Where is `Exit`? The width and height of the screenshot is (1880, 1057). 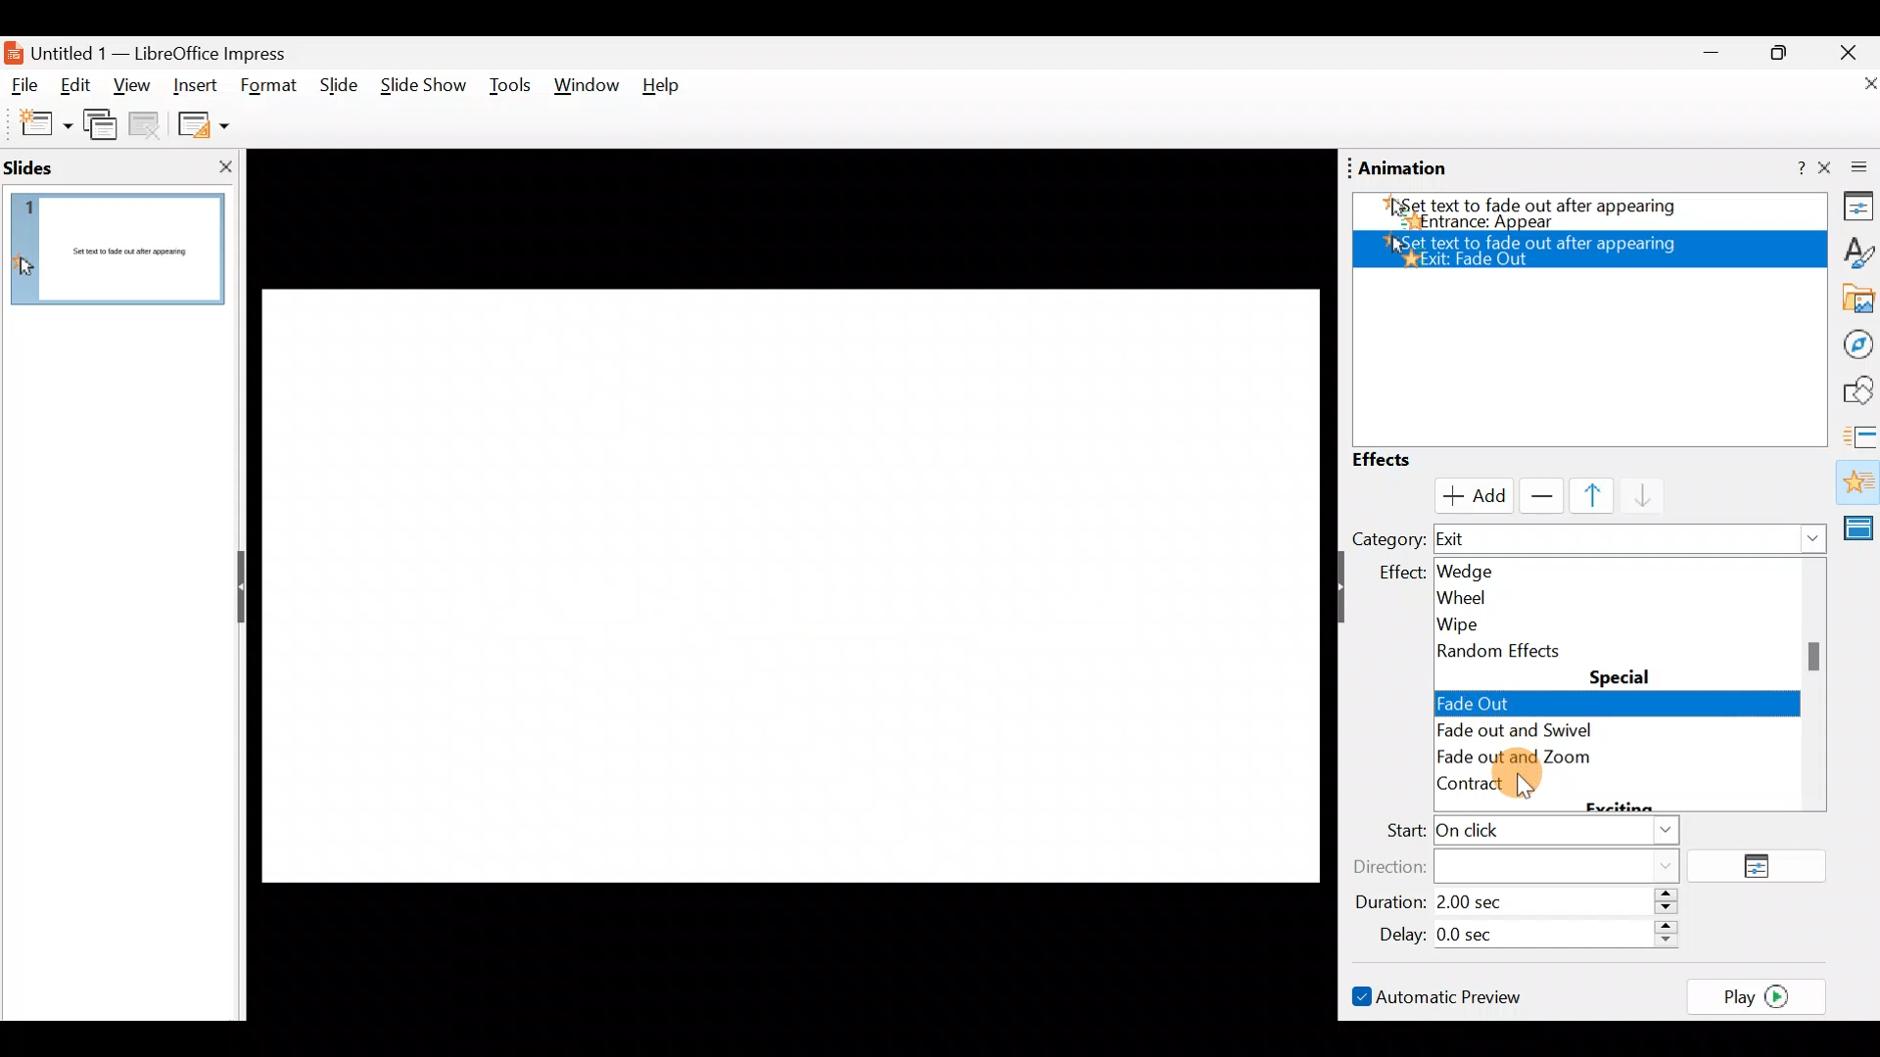 Exit is located at coordinates (1631, 540).